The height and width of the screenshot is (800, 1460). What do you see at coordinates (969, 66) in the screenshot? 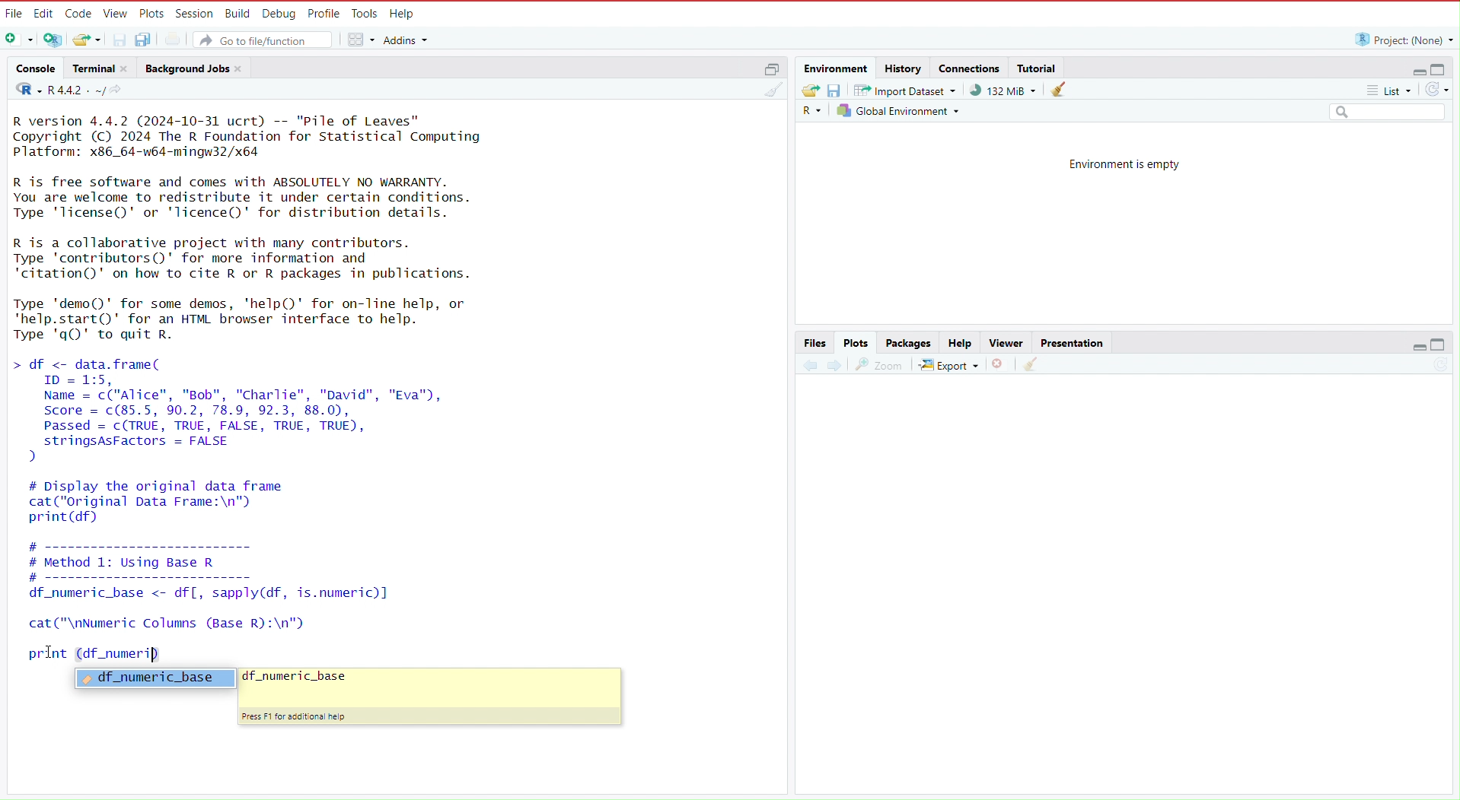
I see `connections` at bounding box center [969, 66].